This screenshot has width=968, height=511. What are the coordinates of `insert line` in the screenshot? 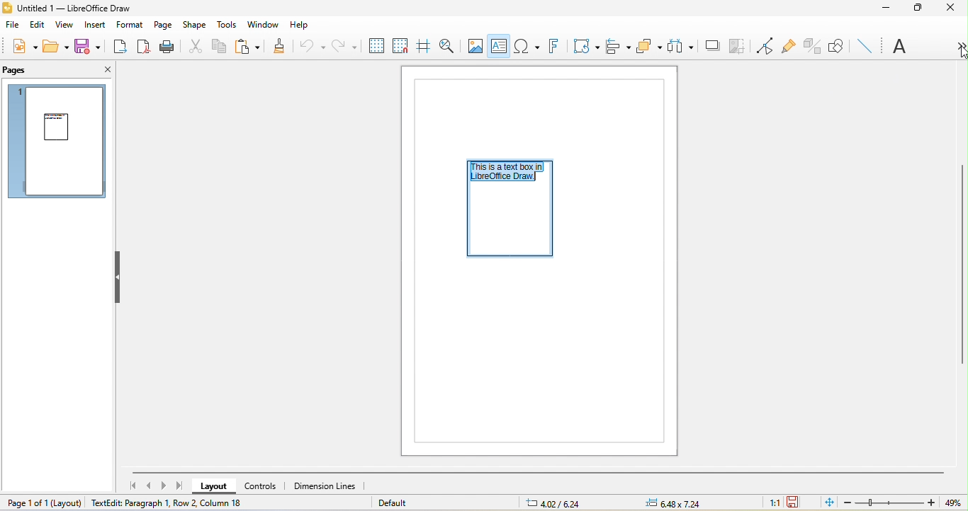 It's located at (869, 47).